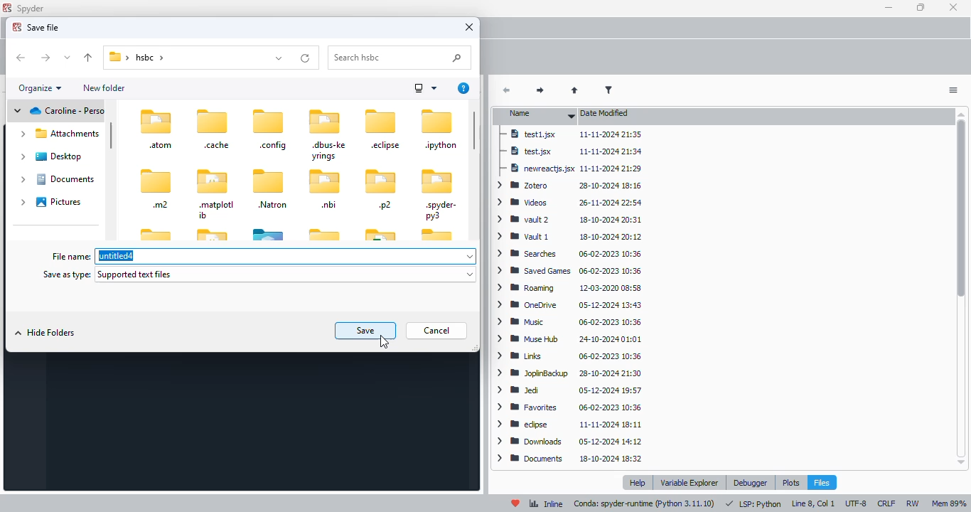 The image size is (971, 512). Describe the element at coordinates (45, 28) in the screenshot. I see `save file` at that location.